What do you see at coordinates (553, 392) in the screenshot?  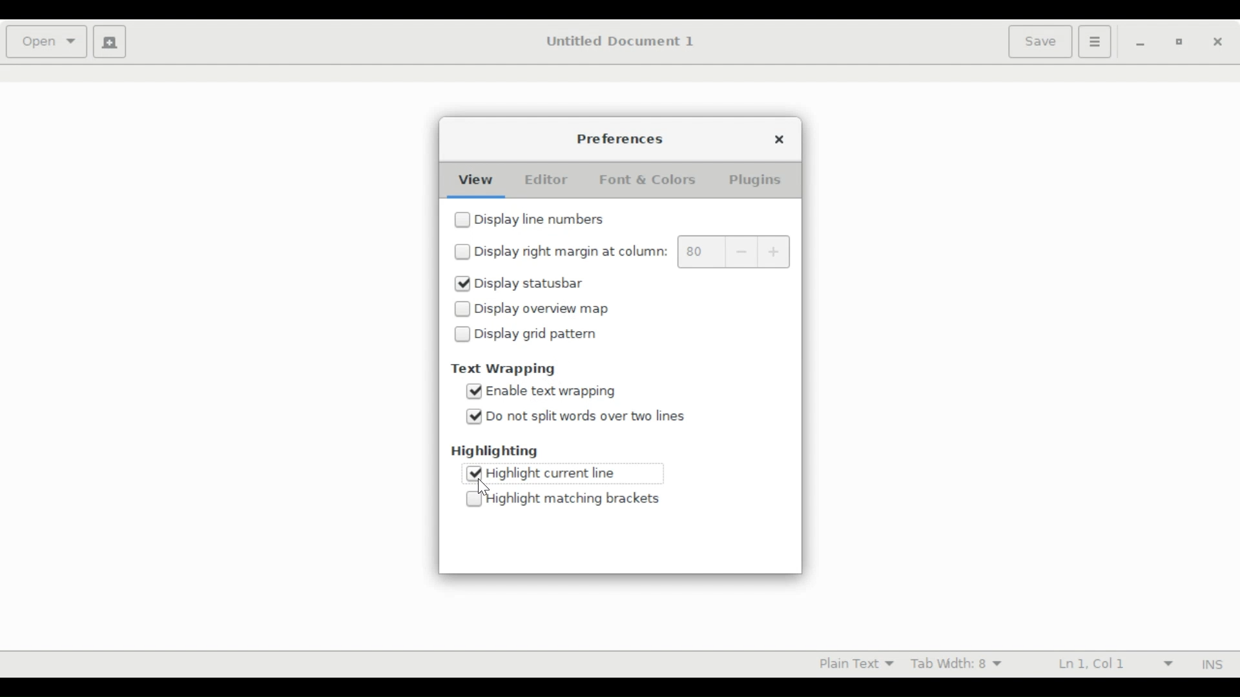 I see `Enable text wrapping` at bounding box center [553, 392].